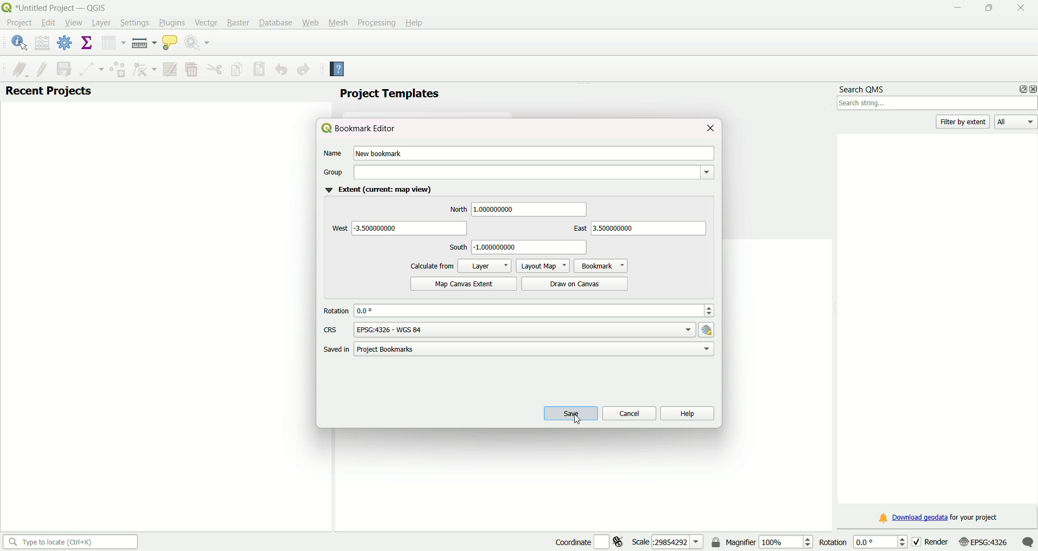 The image size is (1038, 551). What do you see at coordinates (575, 420) in the screenshot?
I see `Cursor` at bounding box center [575, 420].